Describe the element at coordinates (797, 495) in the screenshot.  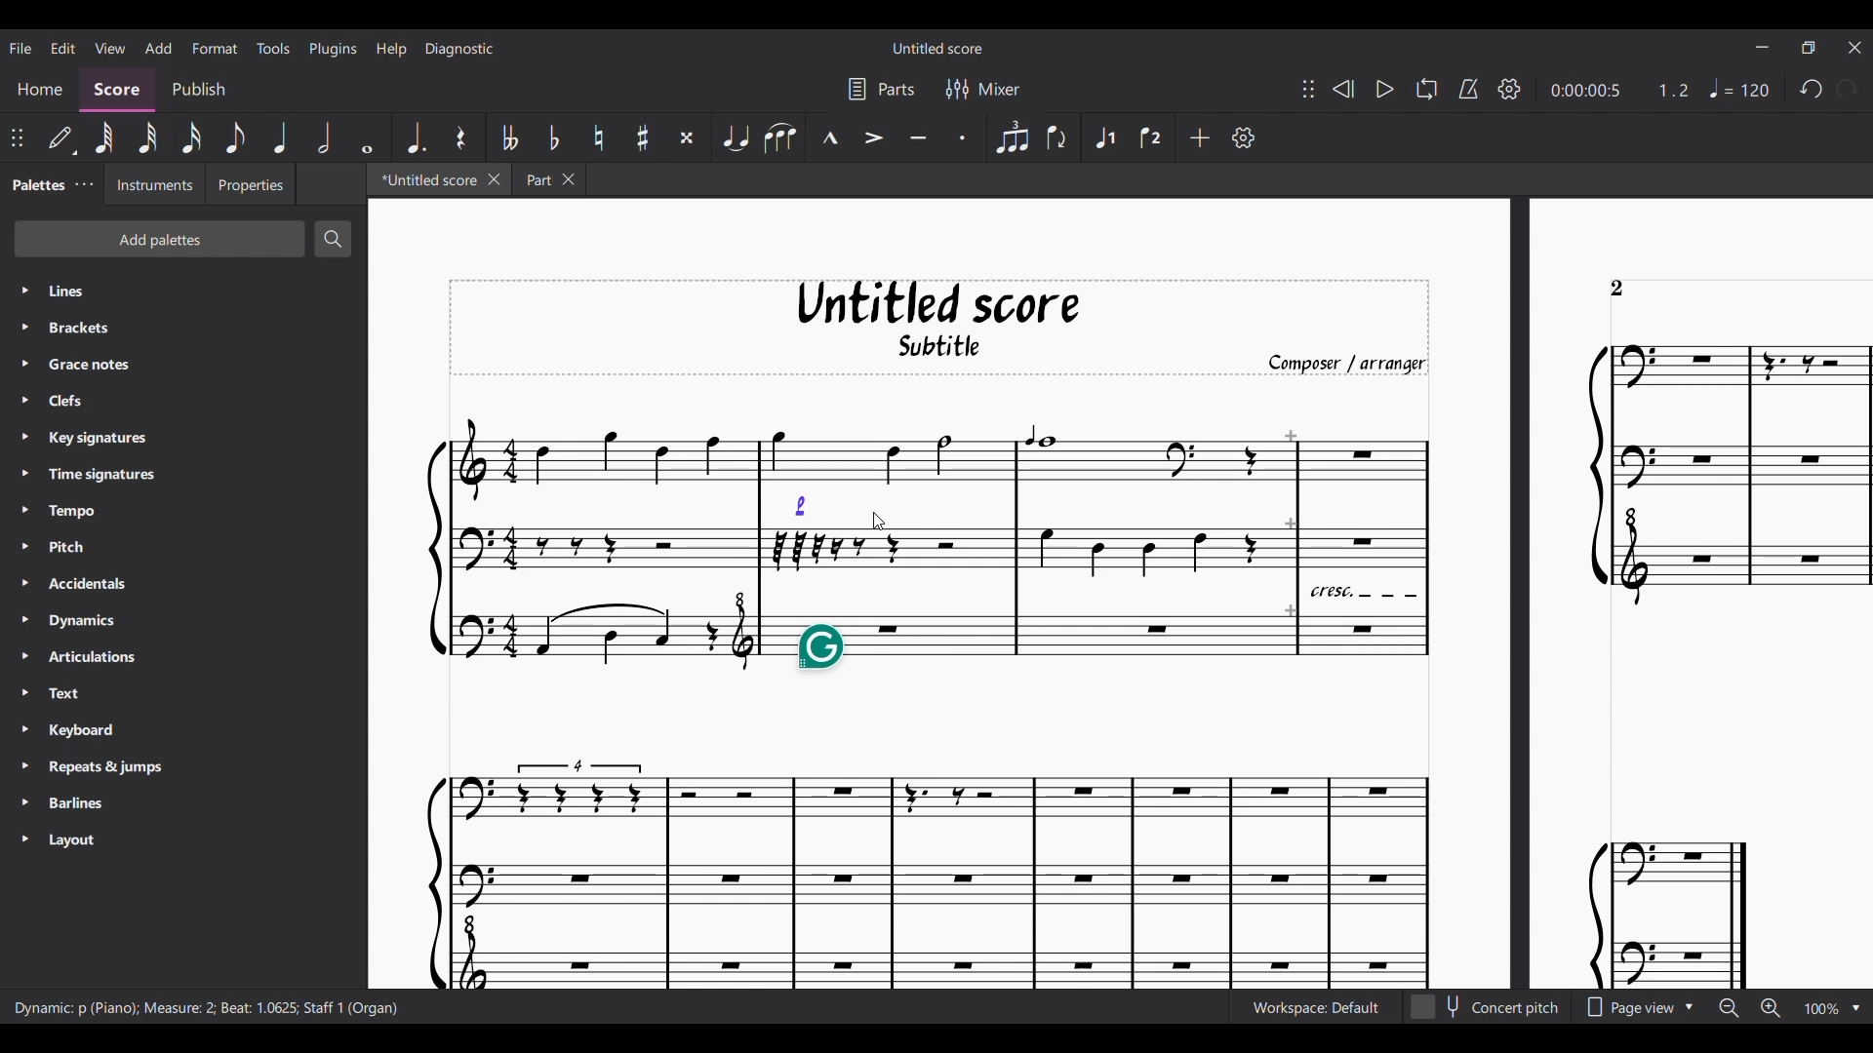
I see `Indicates note the dynamic marking is going to get attached to` at that location.